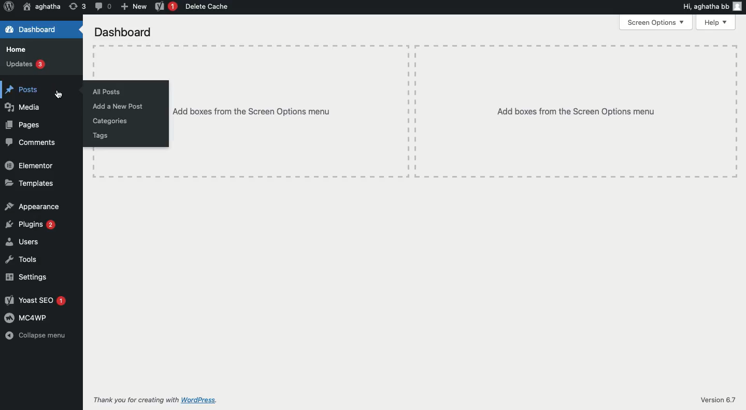 The width and height of the screenshot is (746, 410). I want to click on Media, so click(21, 107).